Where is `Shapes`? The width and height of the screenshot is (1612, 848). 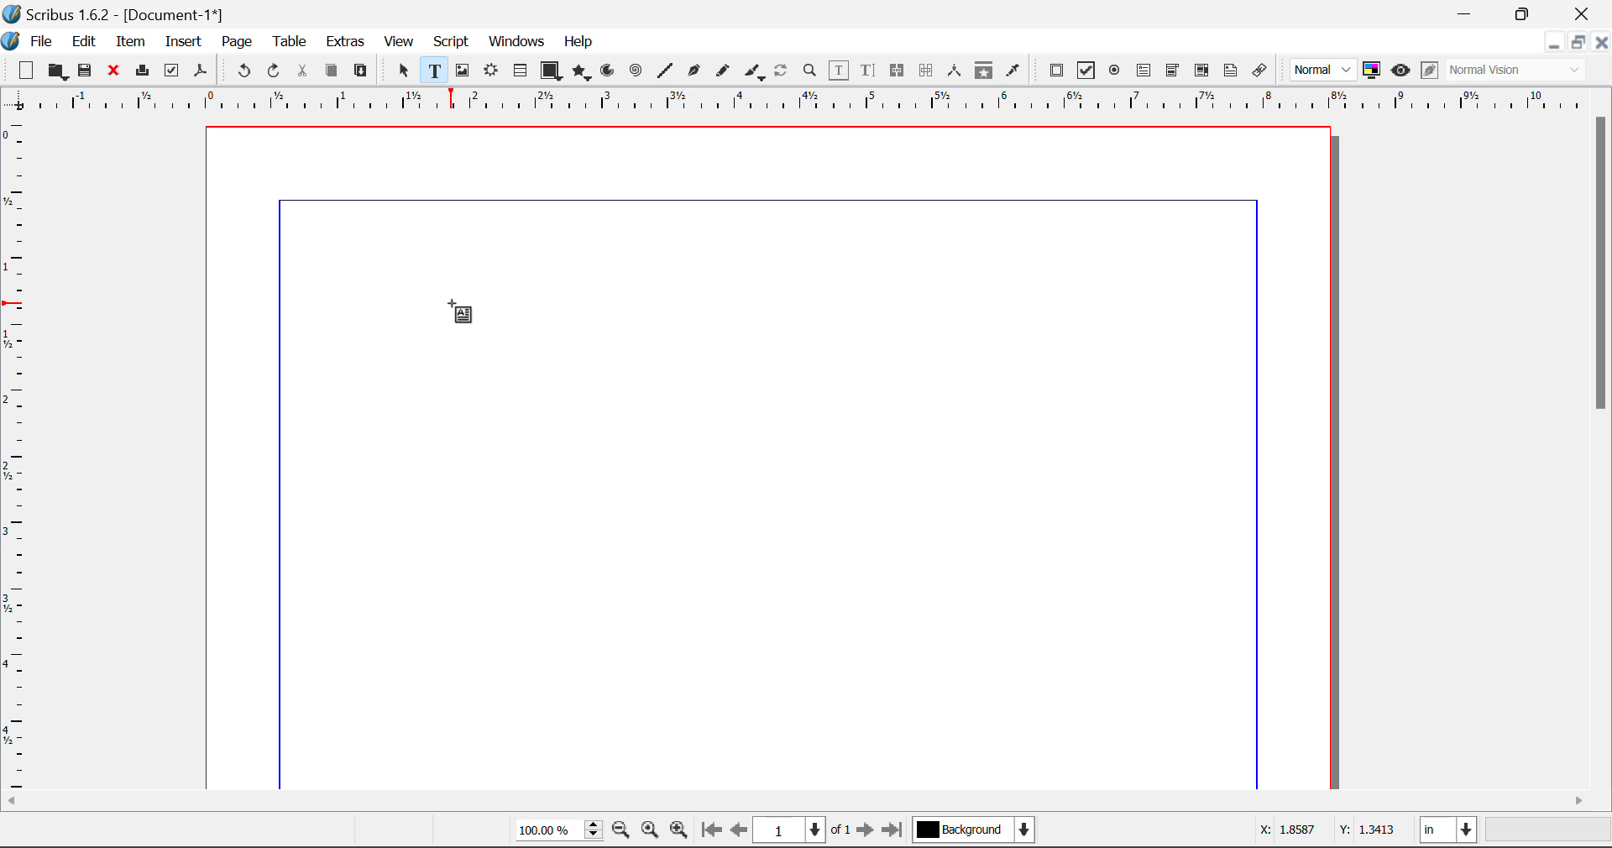 Shapes is located at coordinates (551, 70).